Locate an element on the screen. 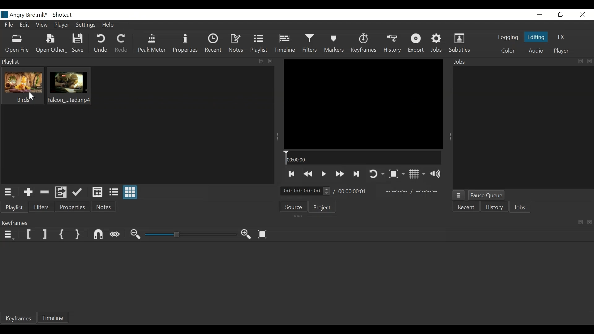 The width and height of the screenshot is (594, 334). View as Detail is located at coordinates (99, 193).